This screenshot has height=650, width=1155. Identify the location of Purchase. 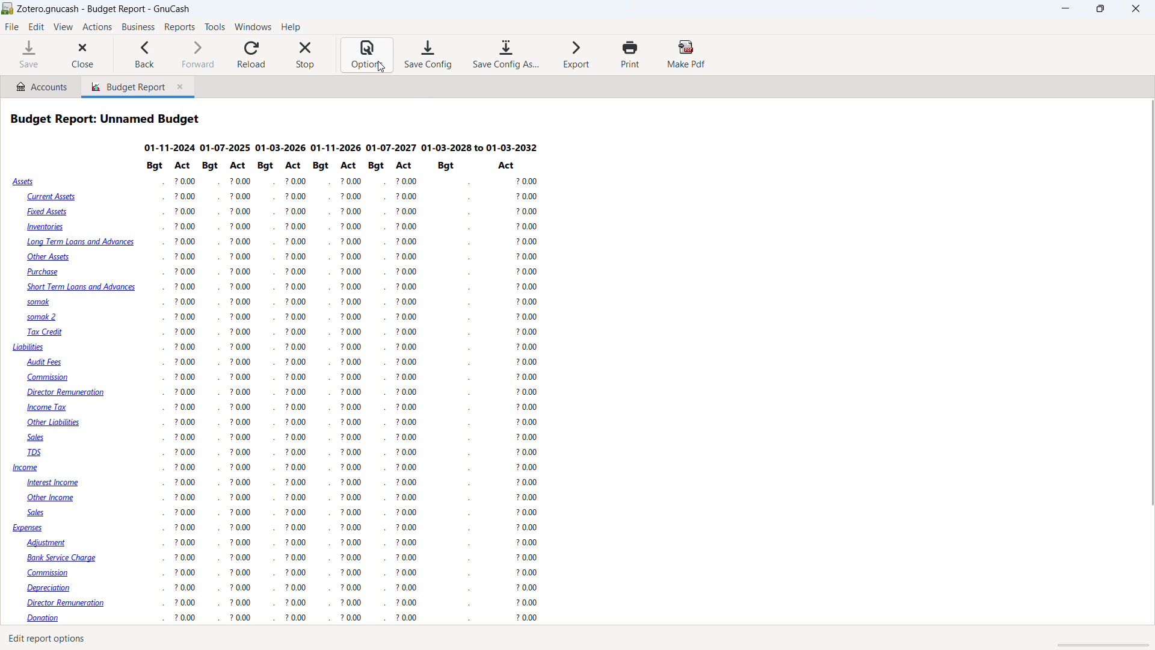
(46, 271).